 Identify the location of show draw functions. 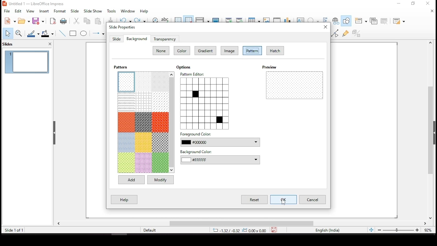
(347, 20).